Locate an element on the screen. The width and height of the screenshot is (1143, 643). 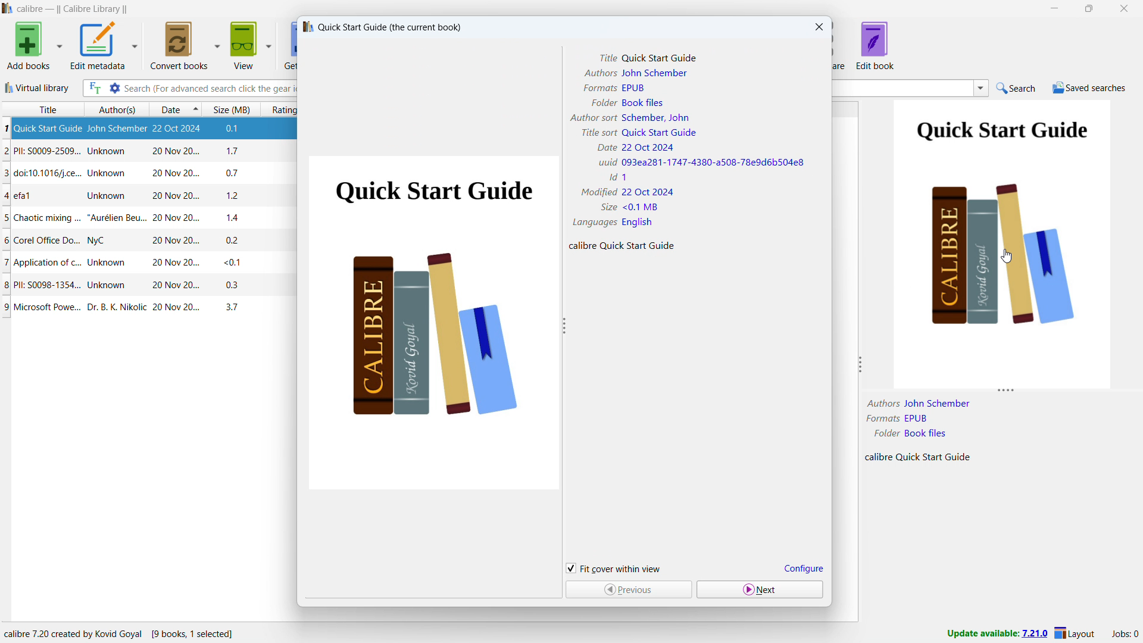
<0.1 MB is located at coordinates (642, 207).